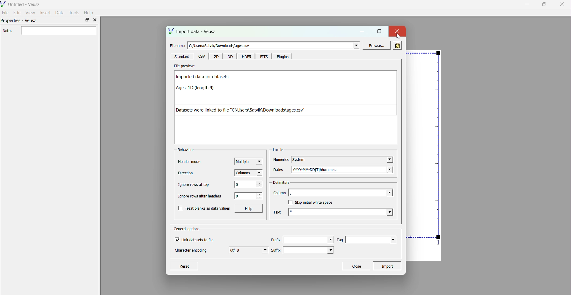  Describe the element at coordinates (281, 160) in the screenshot. I see `Numerics` at that location.